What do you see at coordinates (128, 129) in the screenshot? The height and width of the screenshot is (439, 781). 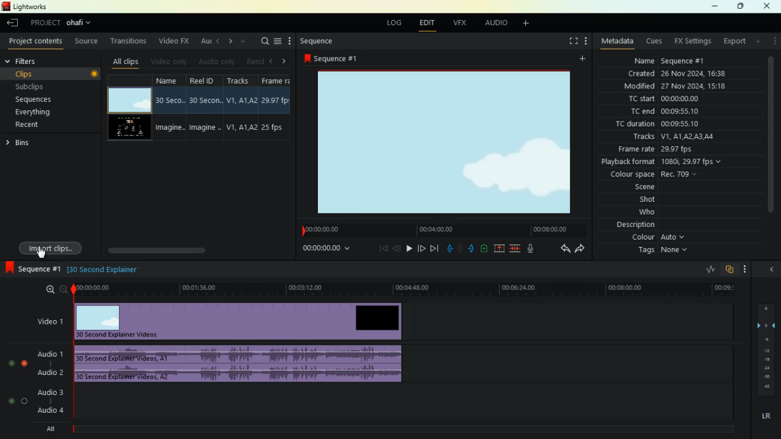 I see `video` at bounding box center [128, 129].